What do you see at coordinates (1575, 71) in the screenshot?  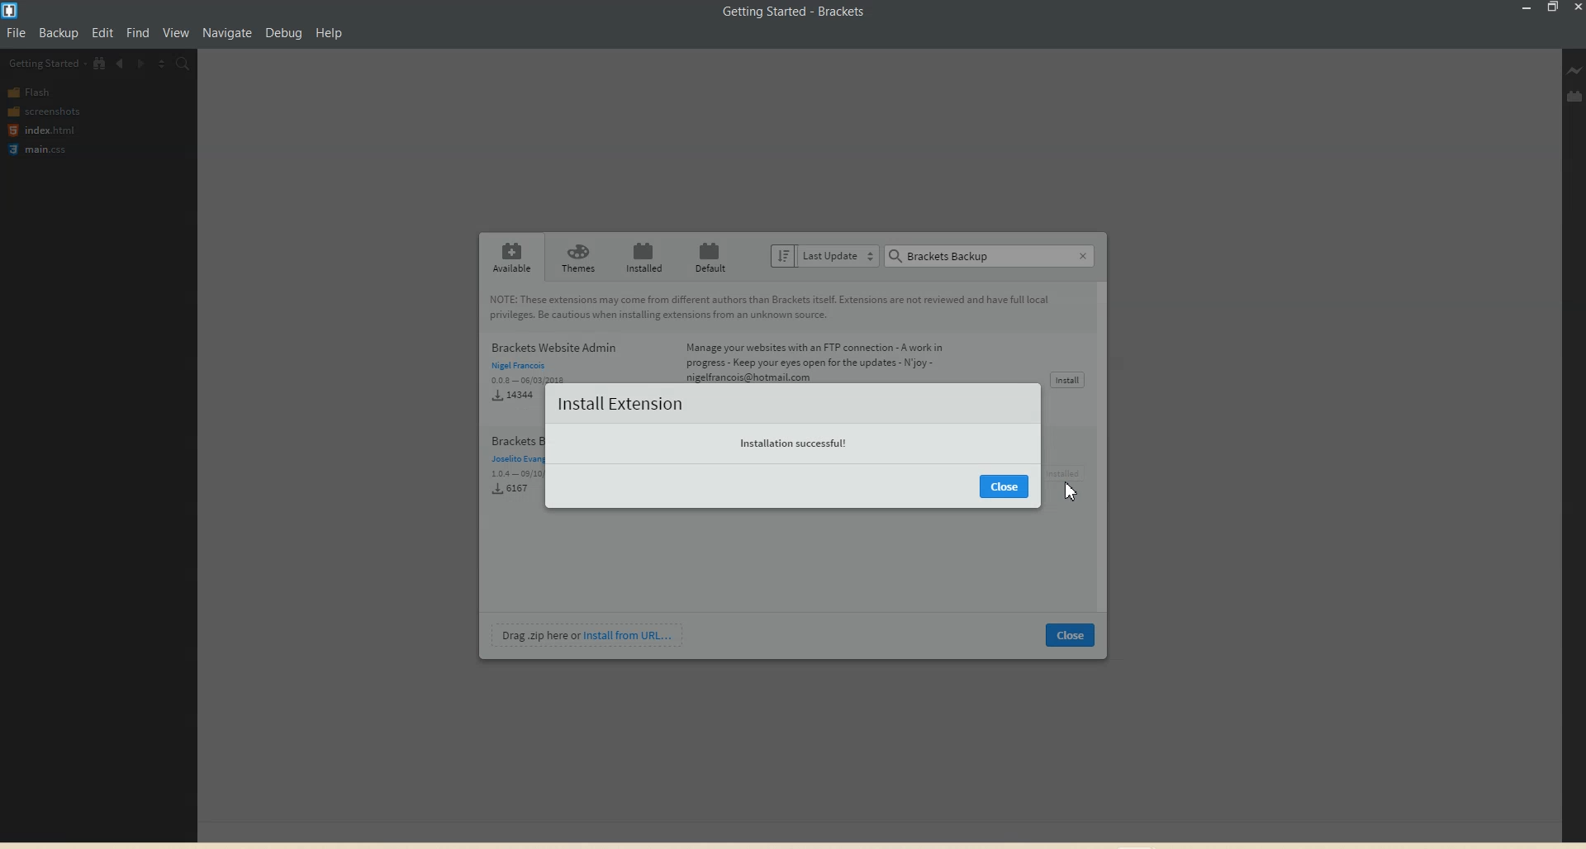 I see `Live Preview` at bounding box center [1575, 71].